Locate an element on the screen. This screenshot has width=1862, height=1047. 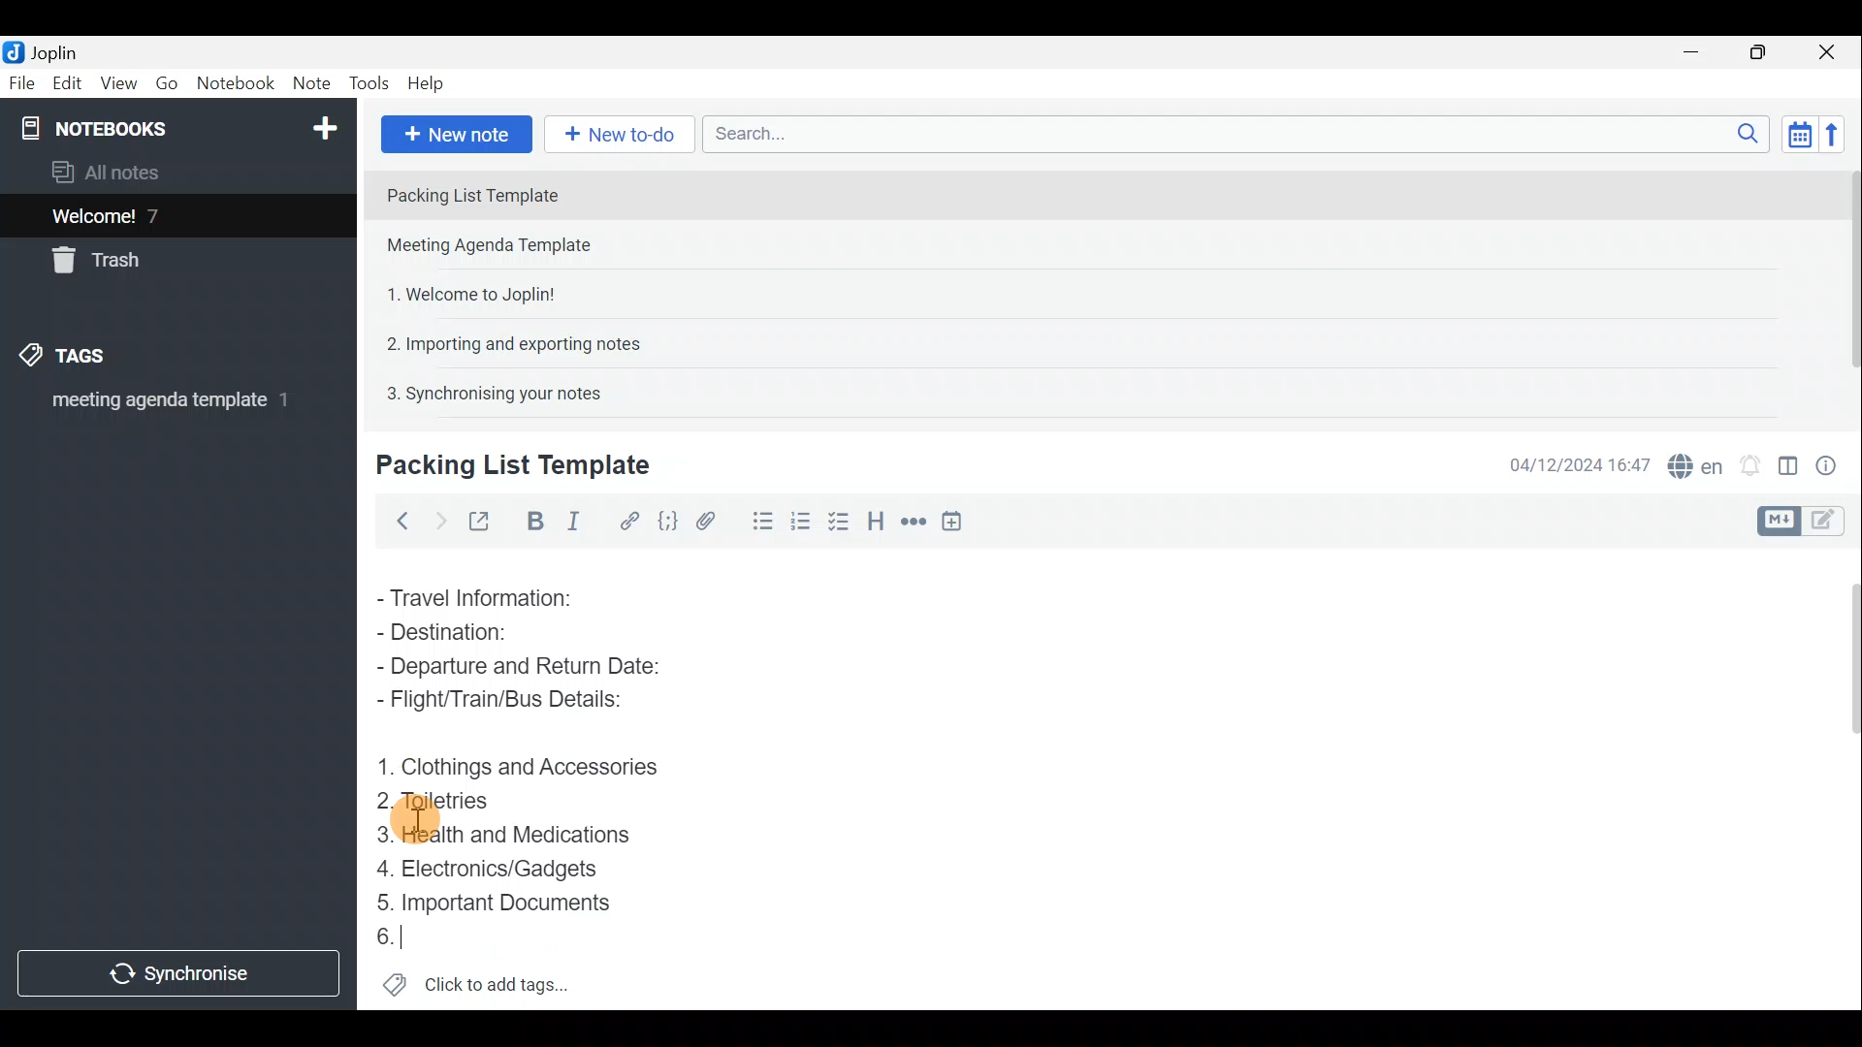
Maximise is located at coordinates (1765, 52).